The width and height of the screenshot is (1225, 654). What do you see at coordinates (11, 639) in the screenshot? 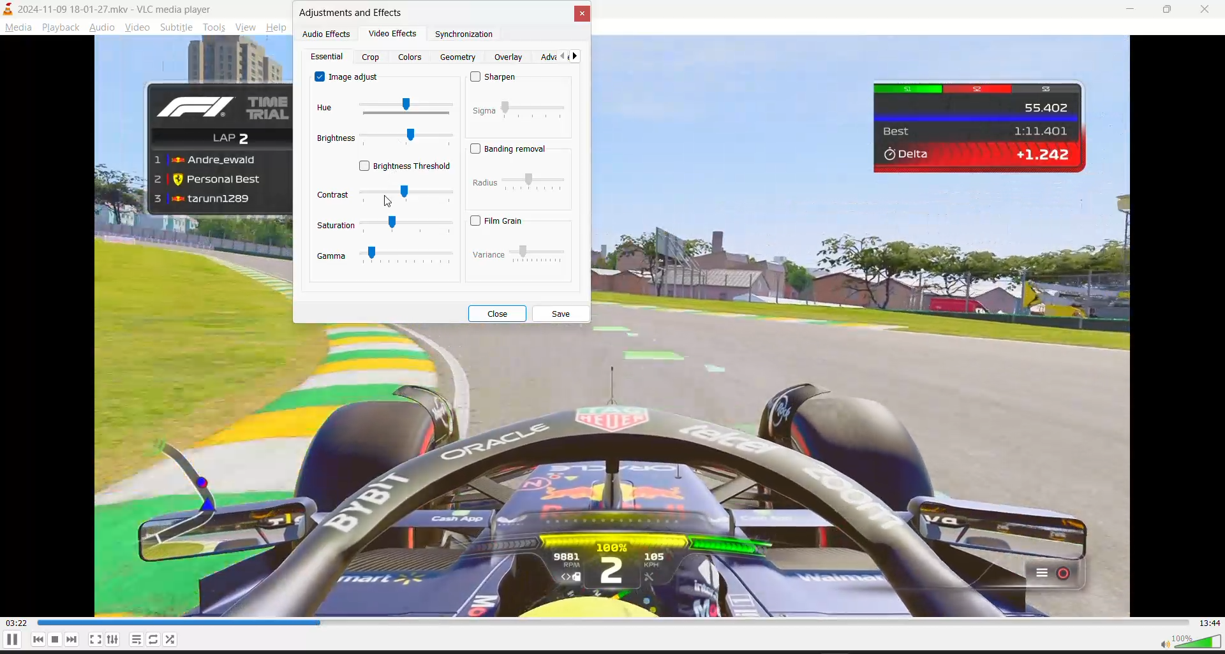
I see `pause` at bounding box center [11, 639].